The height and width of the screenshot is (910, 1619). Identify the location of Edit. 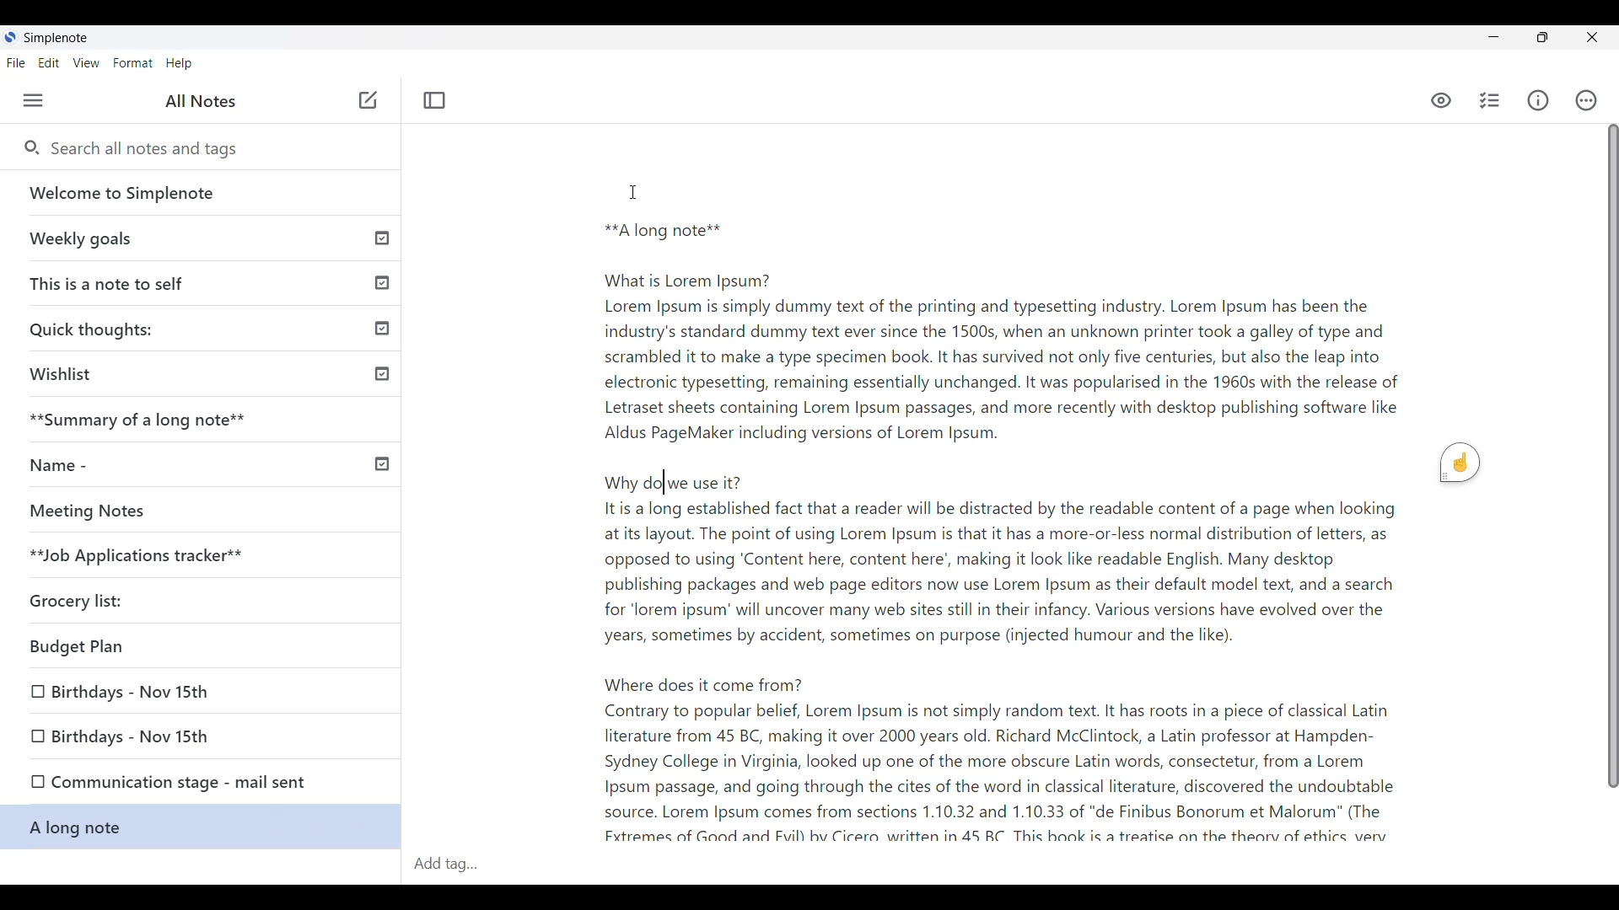
(49, 63).